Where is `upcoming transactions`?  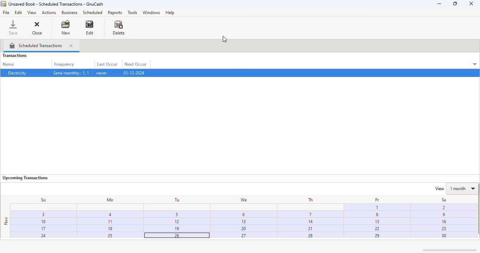 upcoming transactions is located at coordinates (25, 178).